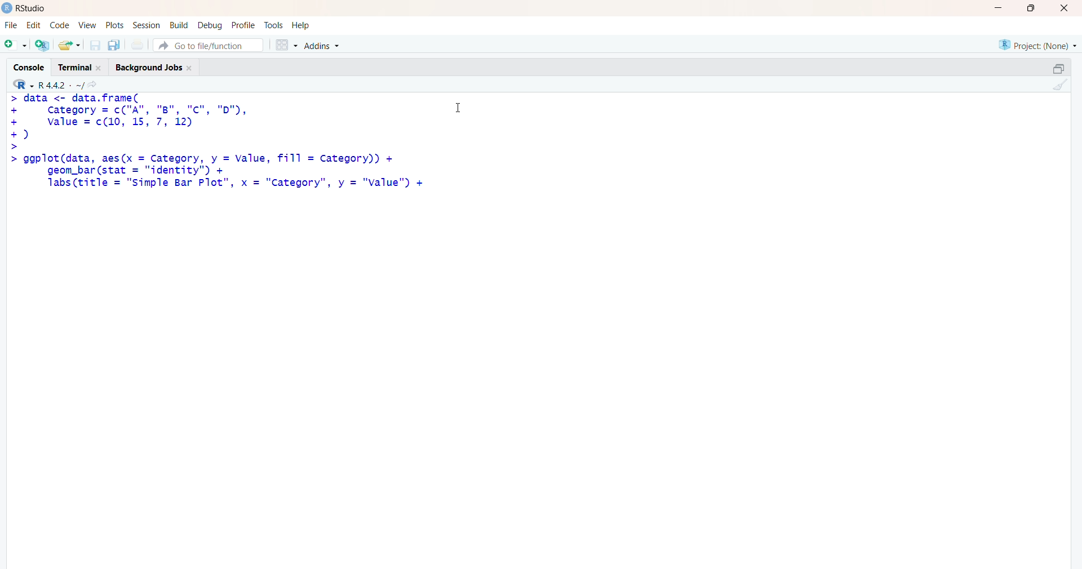  I want to click on Cursor, so click(459, 106).